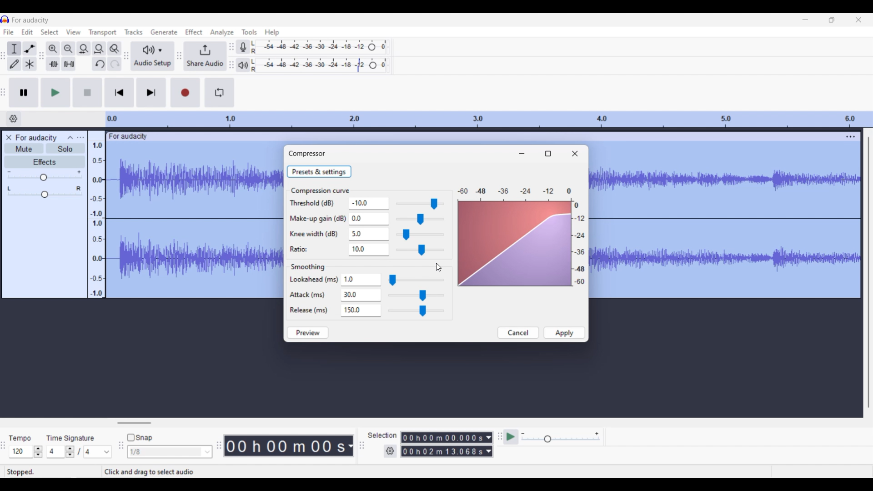 The width and height of the screenshot is (873, 491). I want to click on Close interface, so click(859, 20).